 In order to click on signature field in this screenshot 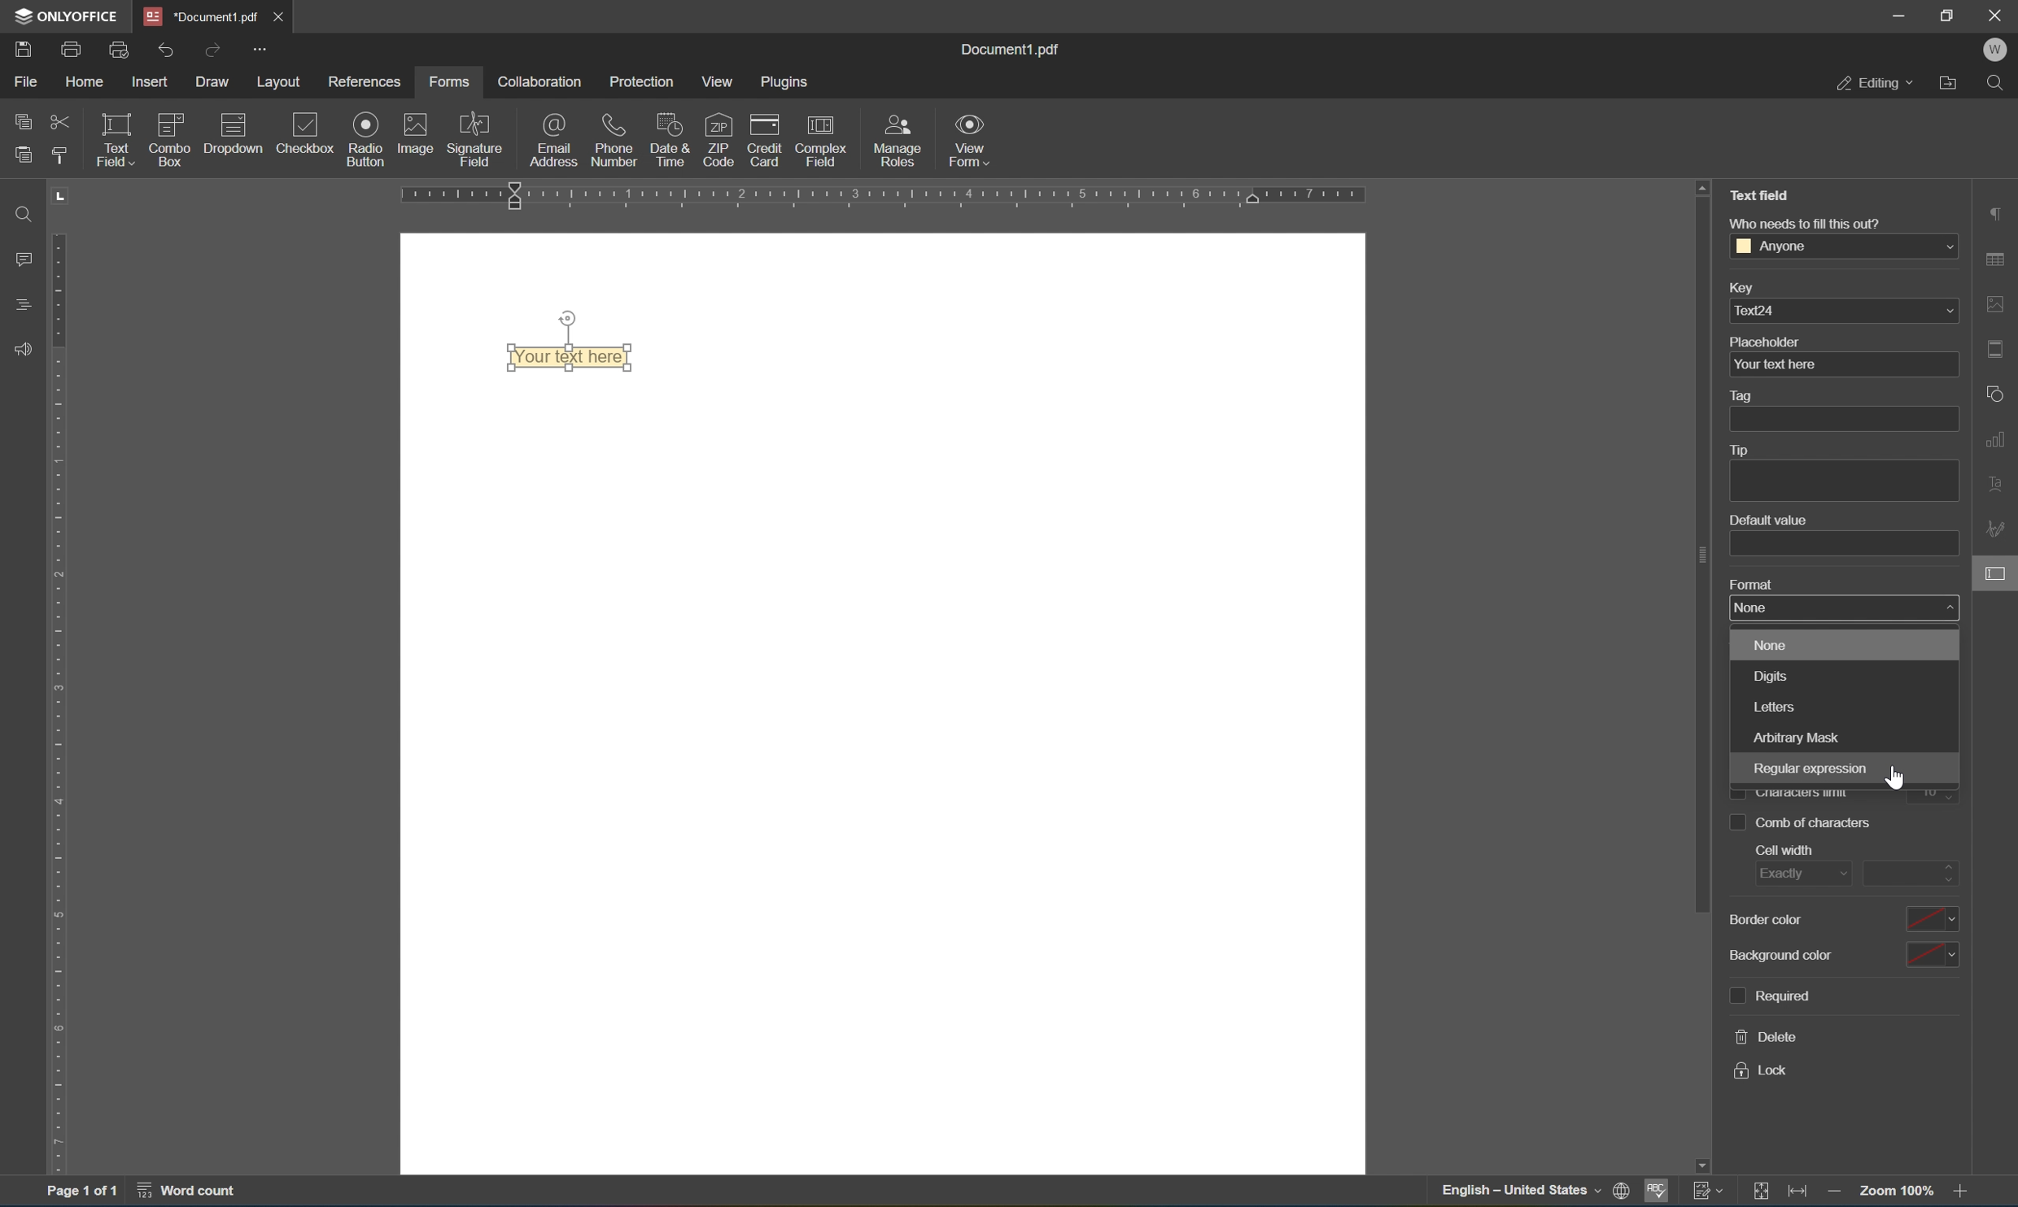, I will do `click(476, 139)`.